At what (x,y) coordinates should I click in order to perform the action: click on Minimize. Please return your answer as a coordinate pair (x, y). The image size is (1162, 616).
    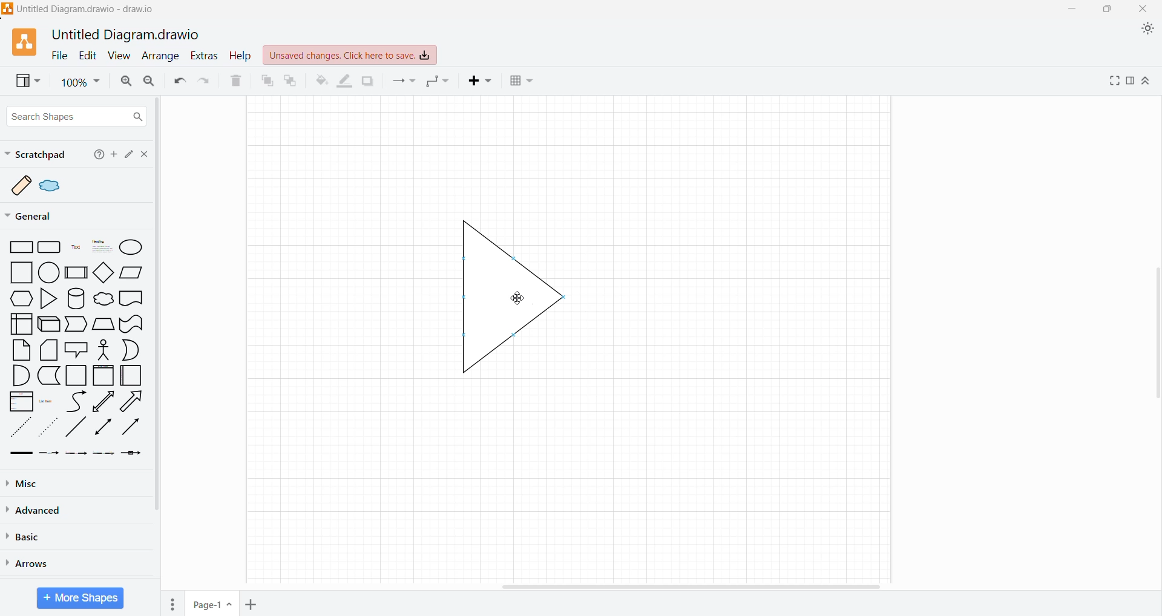
    Looking at the image, I should click on (1075, 8).